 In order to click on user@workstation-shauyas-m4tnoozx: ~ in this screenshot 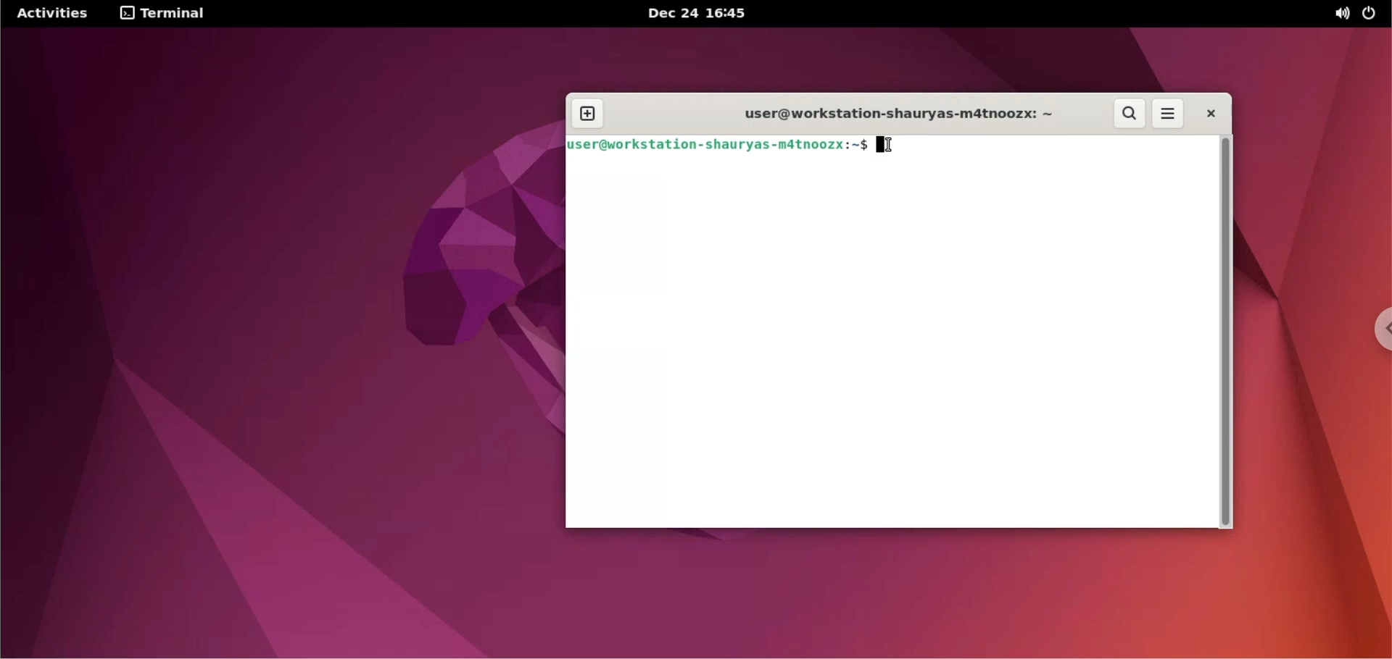, I will do `click(888, 113)`.